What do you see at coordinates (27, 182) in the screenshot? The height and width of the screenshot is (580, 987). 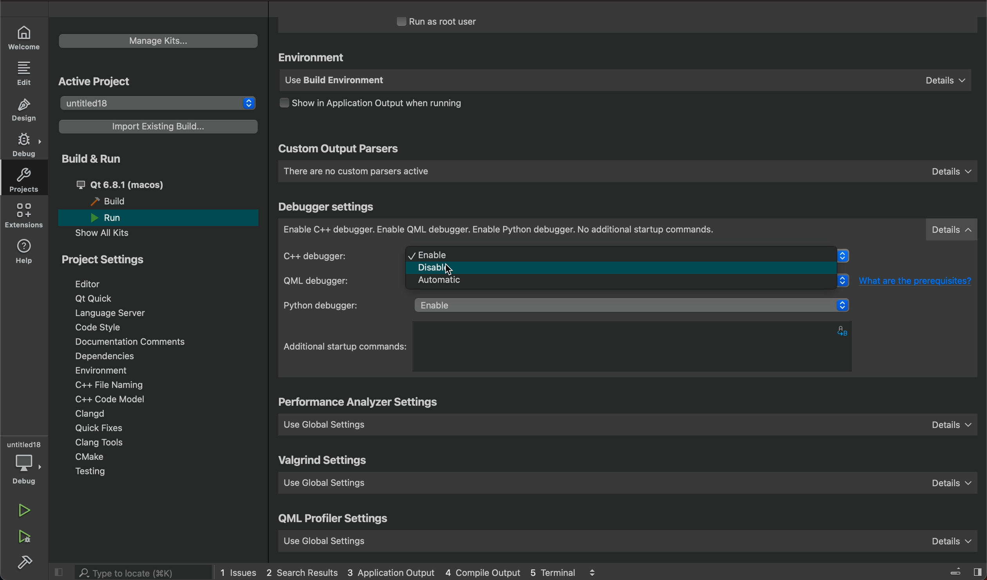 I see `projects` at bounding box center [27, 182].